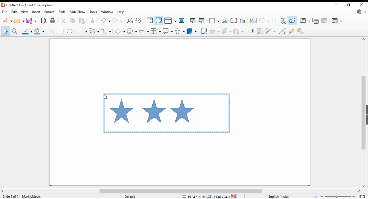 This screenshot has height=199, width=368. Describe the element at coordinates (283, 20) in the screenshot. I see `insert hyperlink` at that location.